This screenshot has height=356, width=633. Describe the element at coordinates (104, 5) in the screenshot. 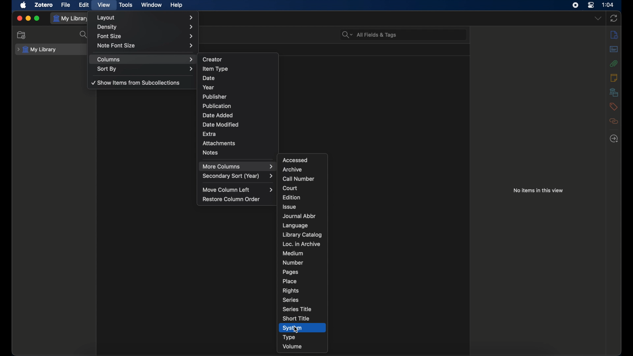

I see `view` at that location.